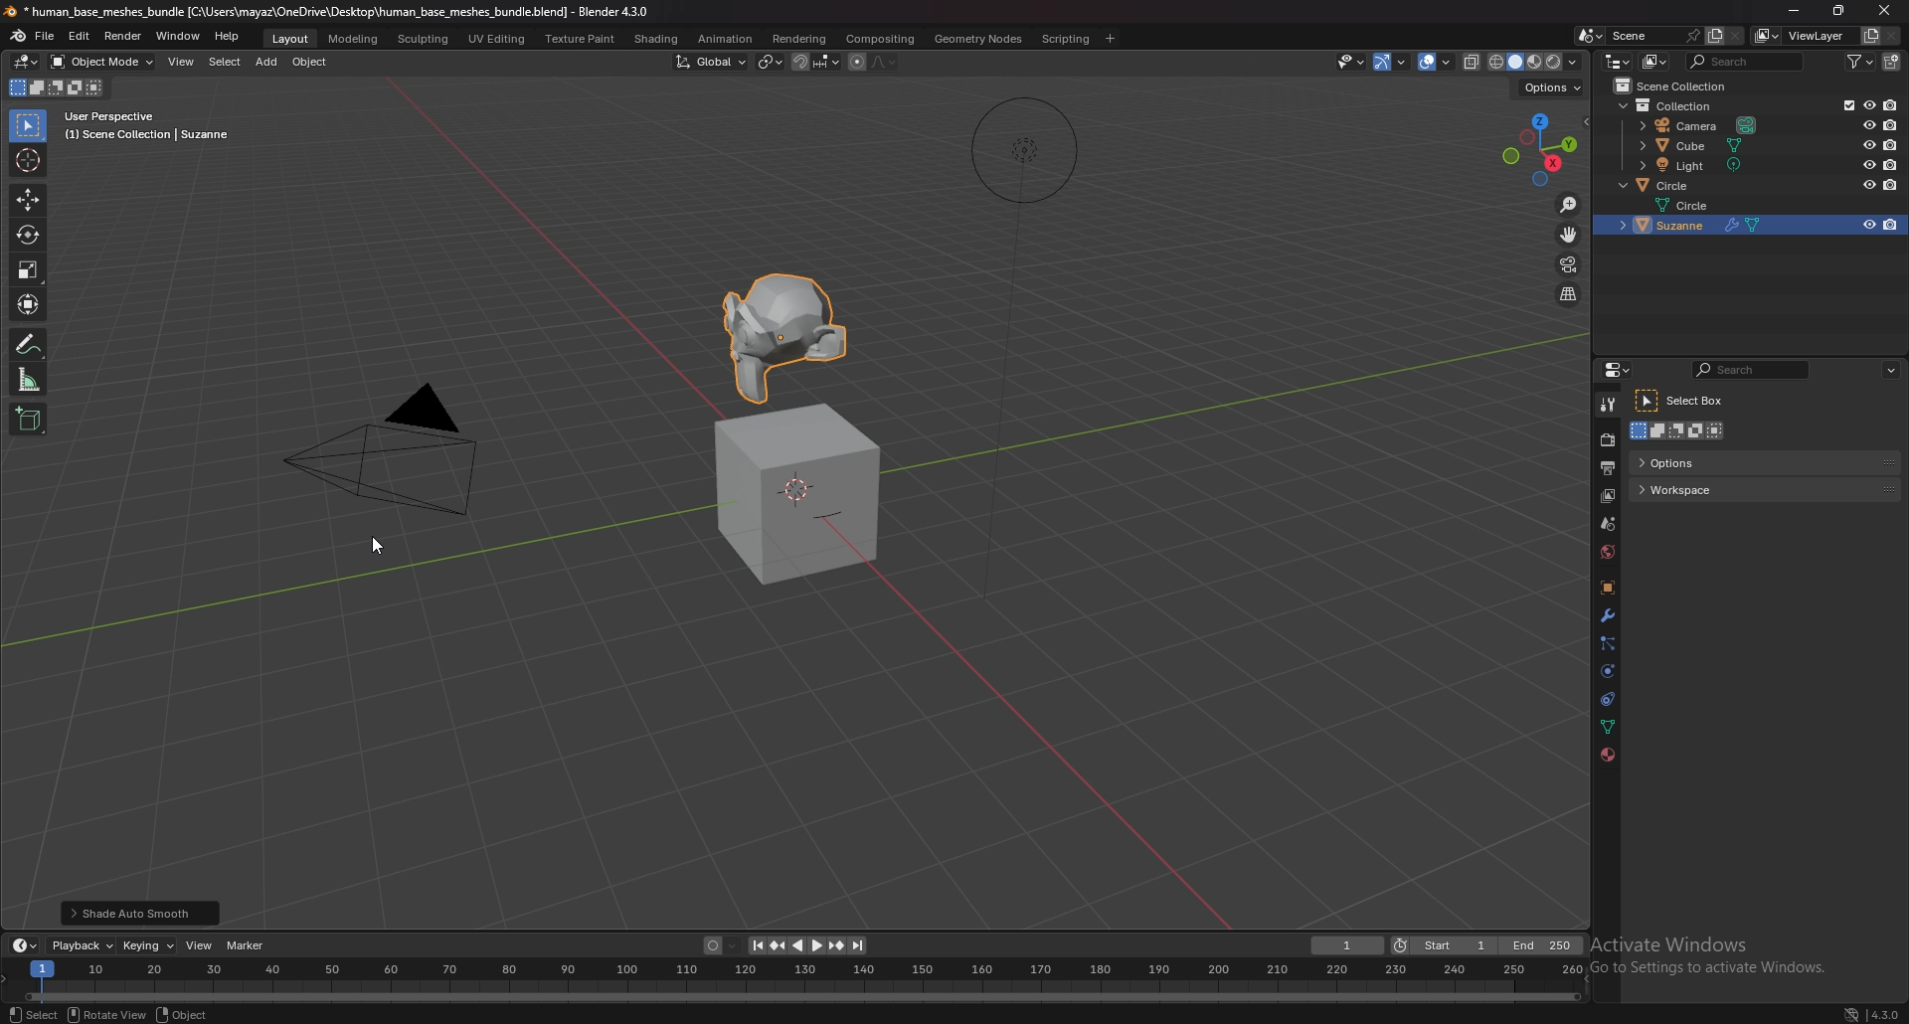  What do you see at coordinates (31, 344) in the screenshot?
I see `annotate` at bounding box center [31, 344].